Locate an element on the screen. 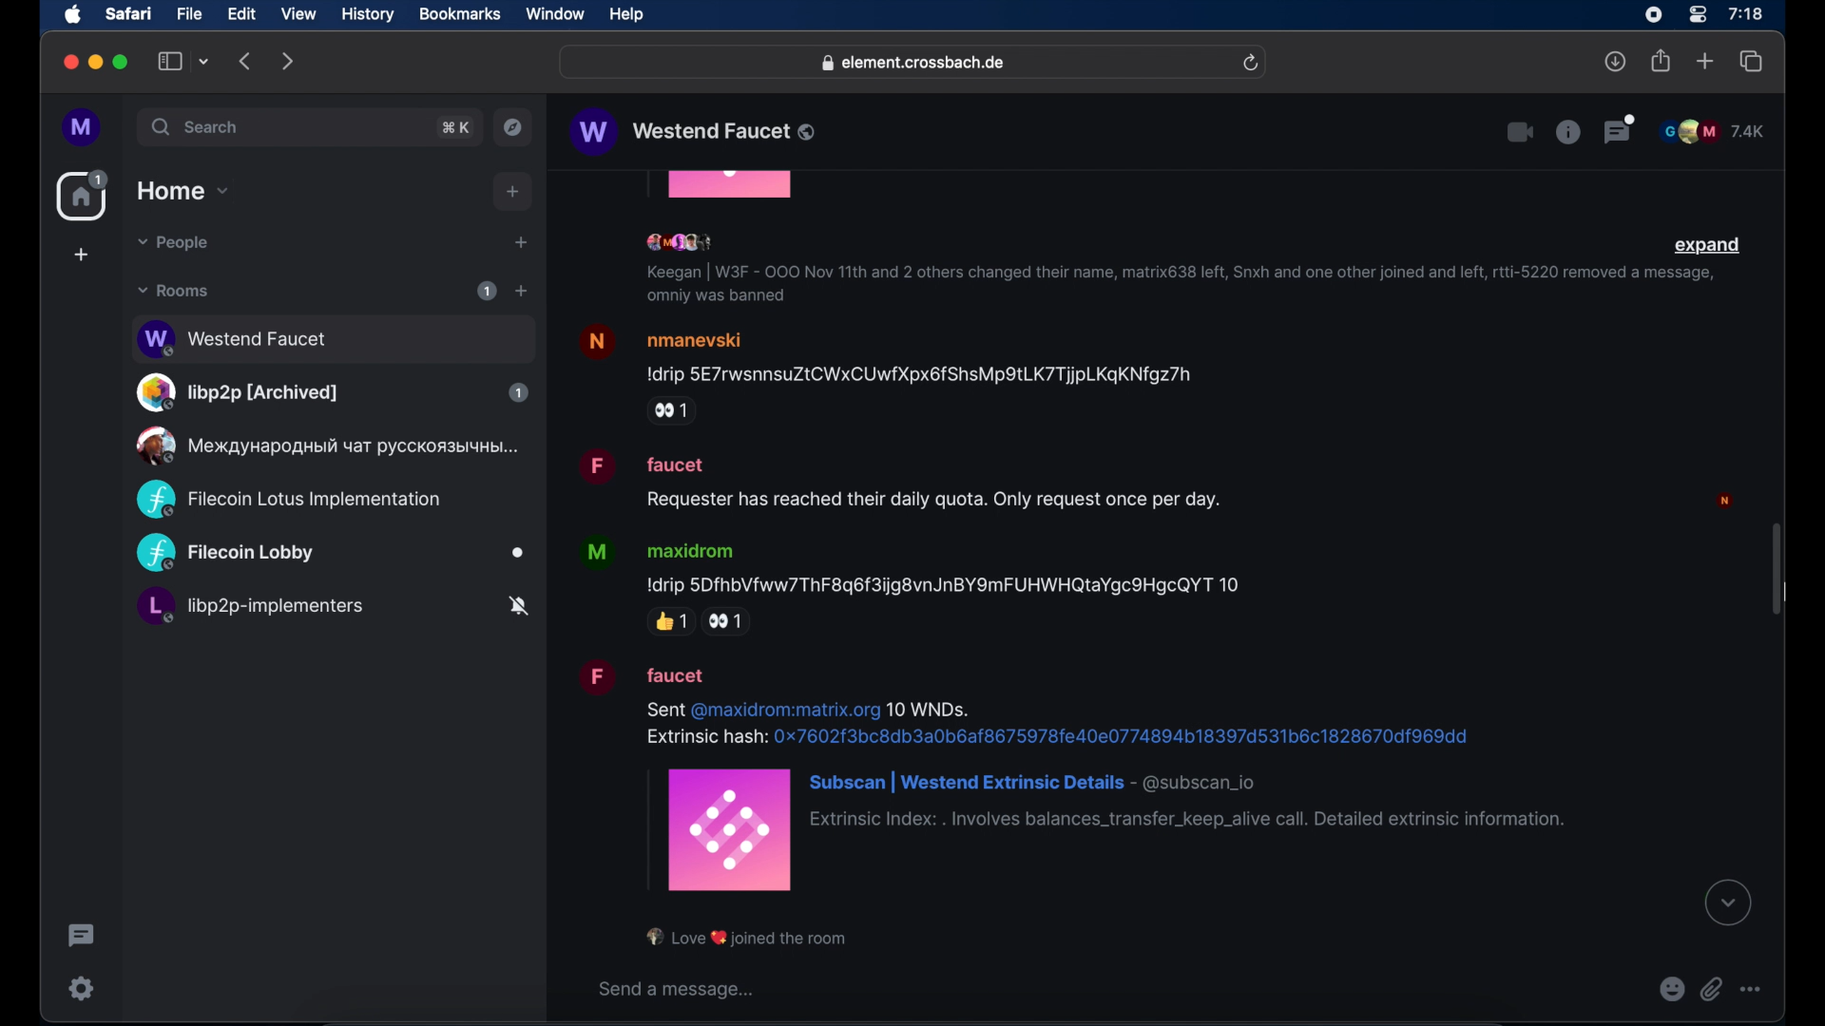 This screenshot has width=1825, height=1026. obscured cursor is located at coordinates (1787, 593).